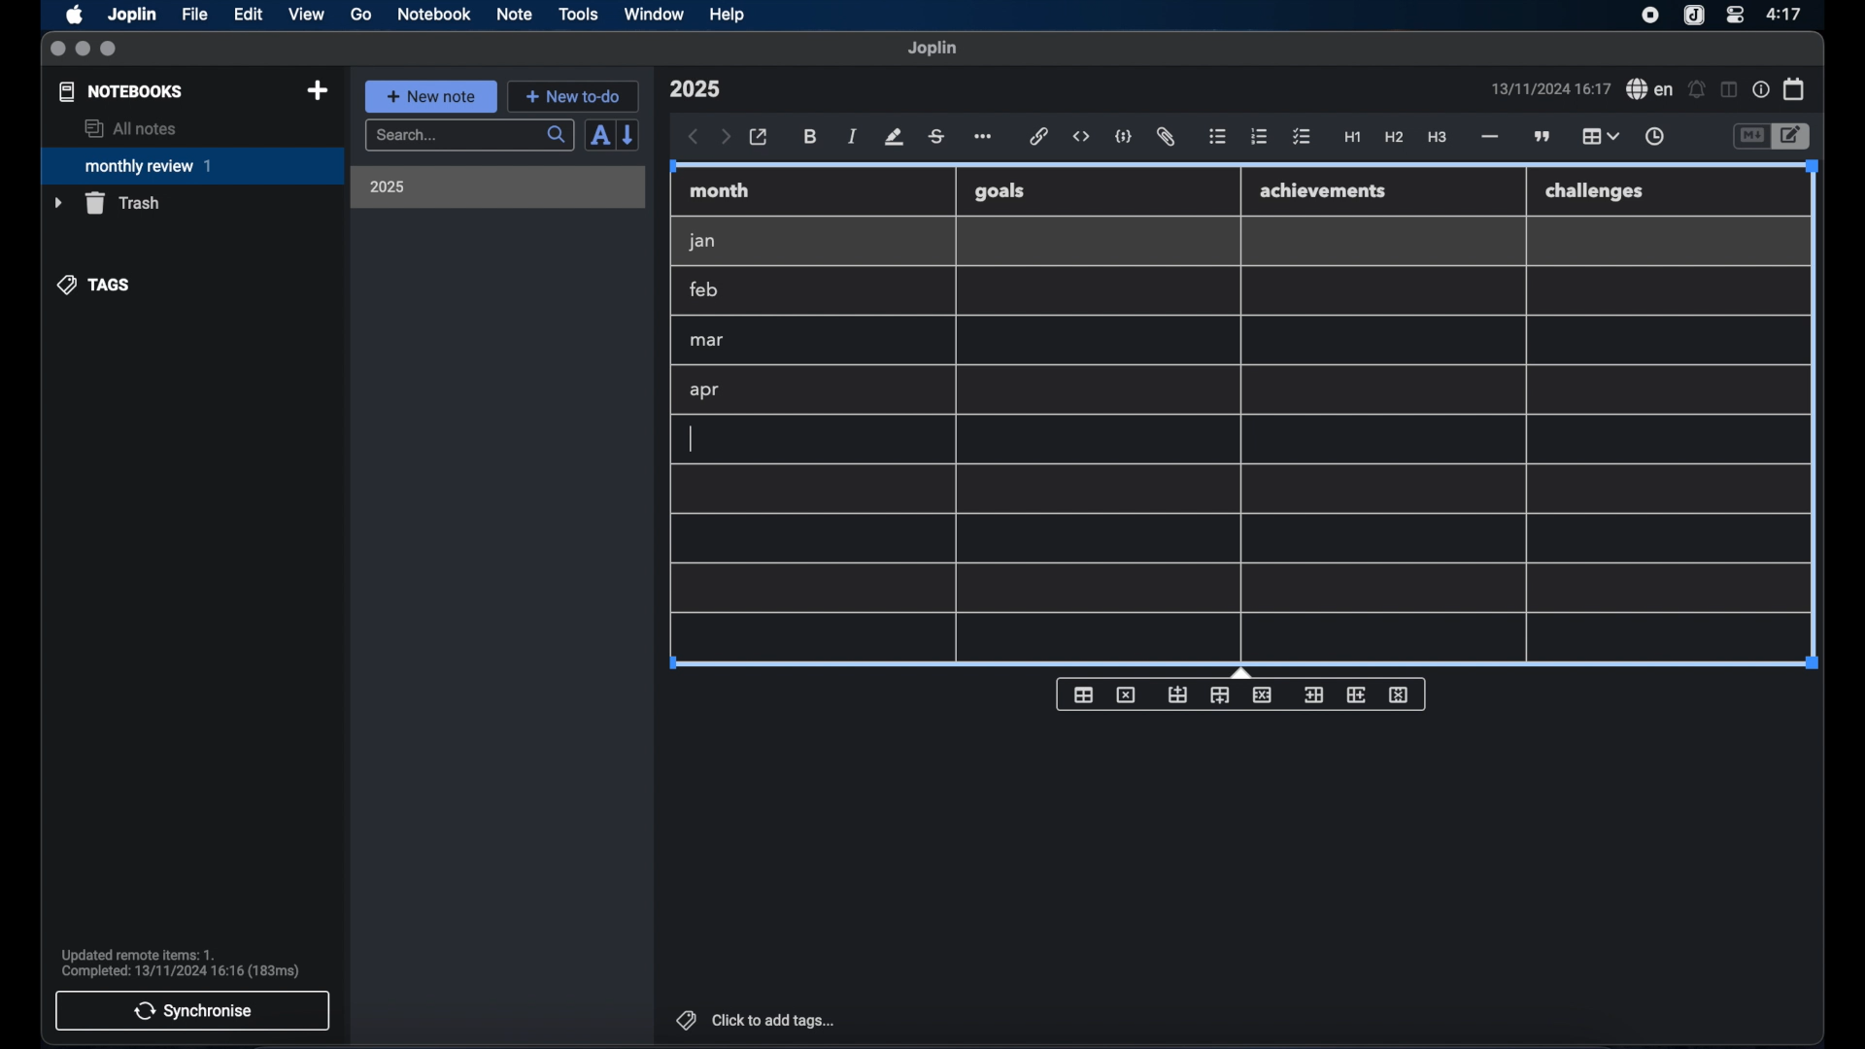 This screenshot has width=1865, height=1049. What do you see at coordinates (1786, 14) in the screenshot?
I see `time` at bounding box center [1786, 14].